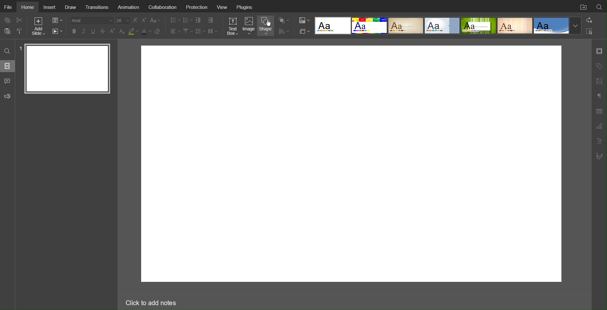  Describe the element at coordinates (448, 25) in the screenshot. I see `Templates` at that location.